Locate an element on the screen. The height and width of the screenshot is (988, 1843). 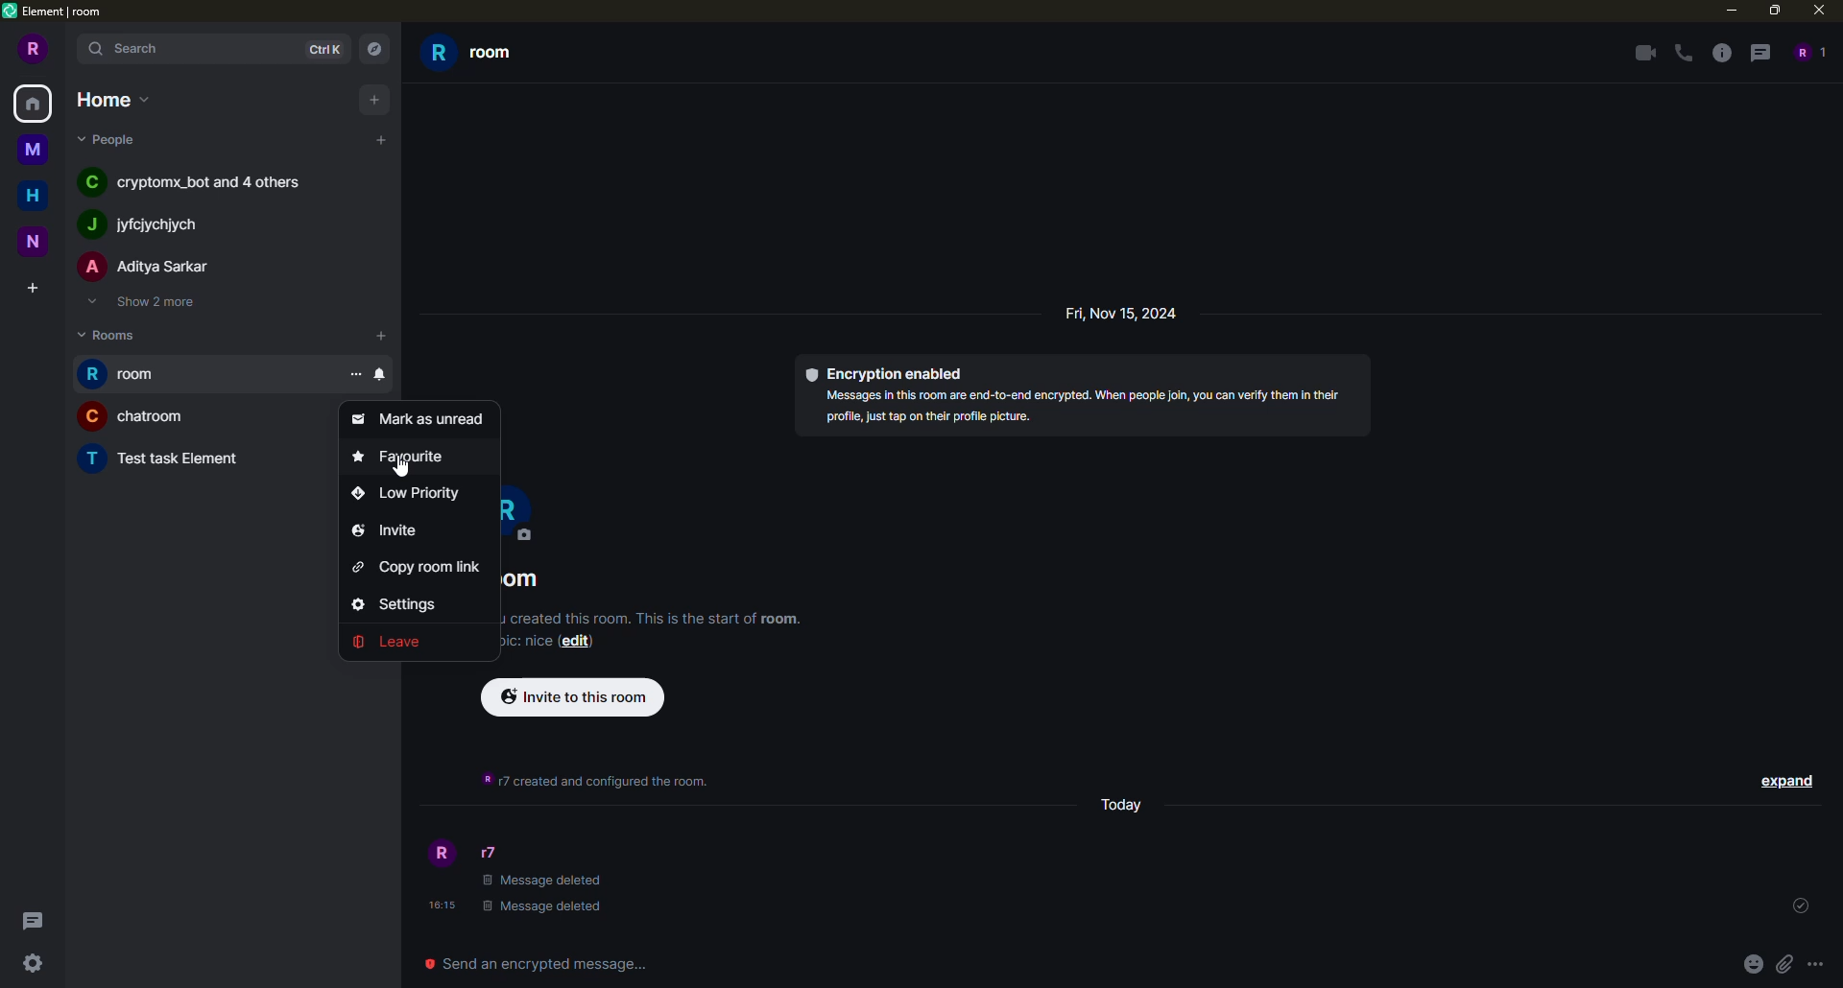
maximize is located at coordinates (1778, 12).